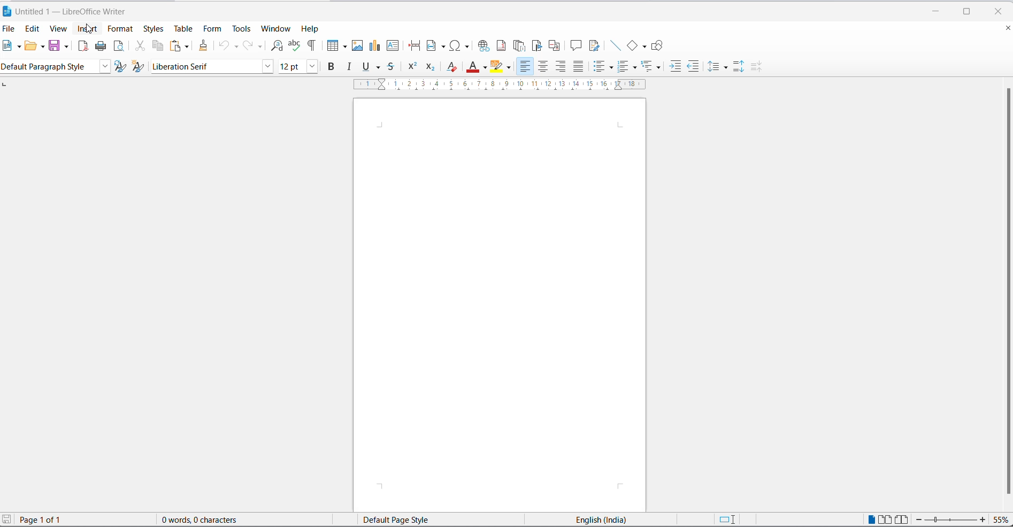  Describe the element at coordinates (186, 28) in the screenshot. I see `table` at that location.